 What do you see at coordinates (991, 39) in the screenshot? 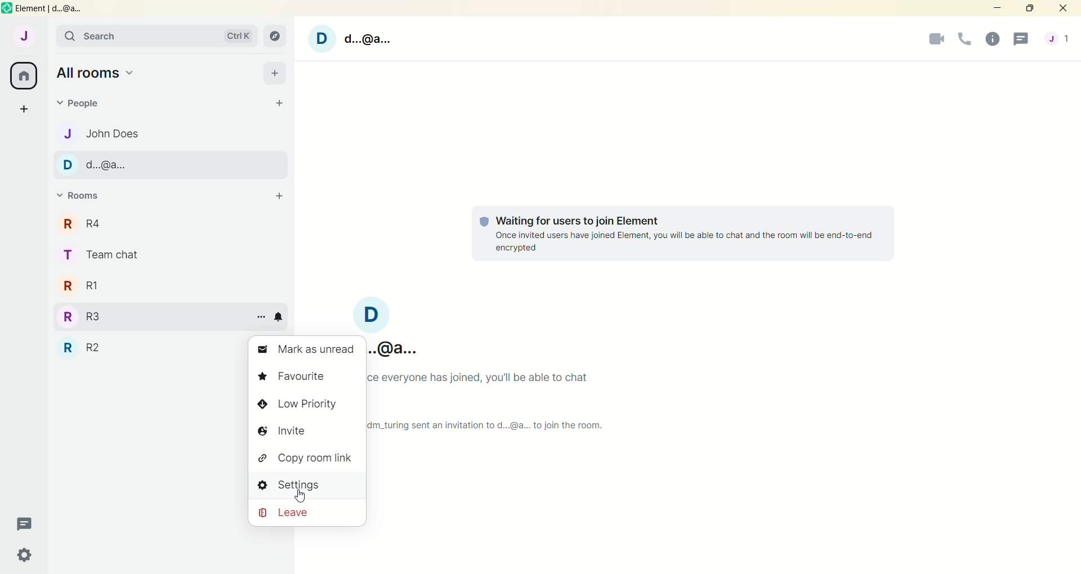
I see `room info` at bounding box center [991, 39].